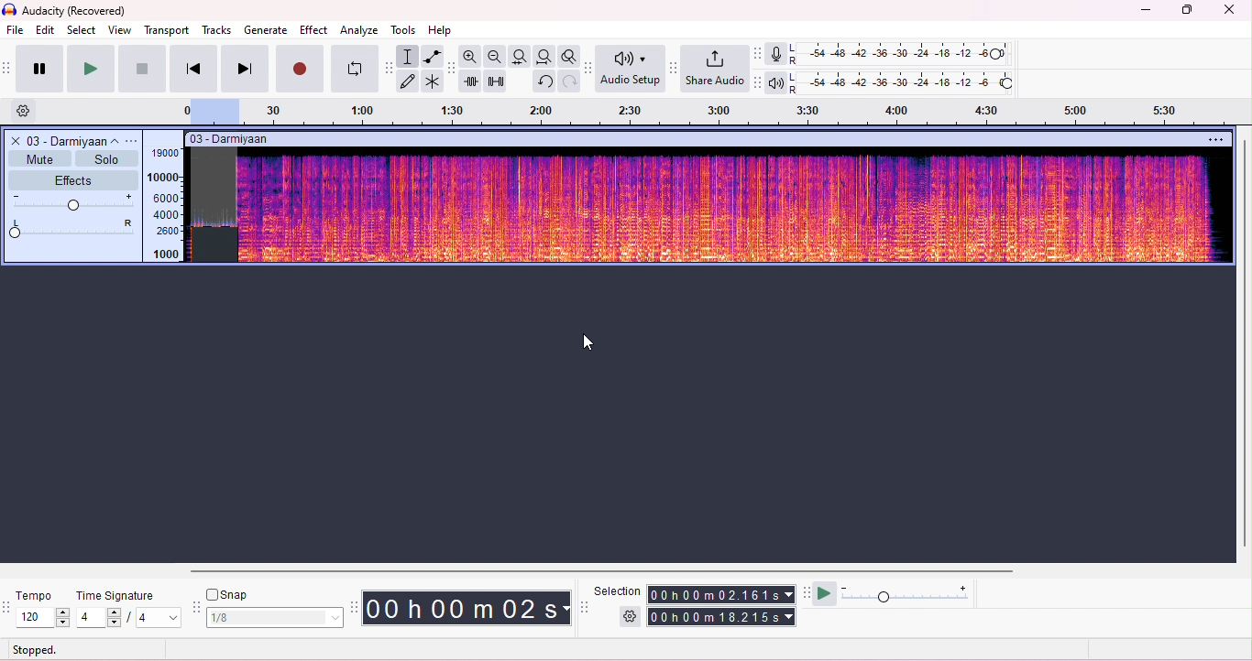 This screenshot has height=661, width=1252. What do you see at coordinates (28, 112) in the screenshot?
I see `settings` at bounding box center [28, 112].